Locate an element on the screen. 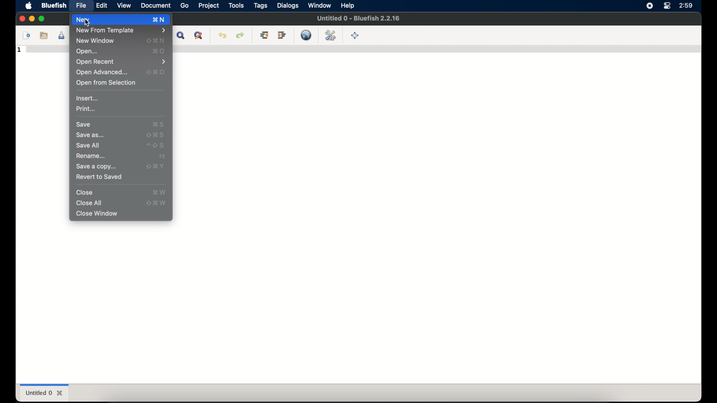 This screenshot has height=403, width=717. new file is located at coordinates (27, 35).